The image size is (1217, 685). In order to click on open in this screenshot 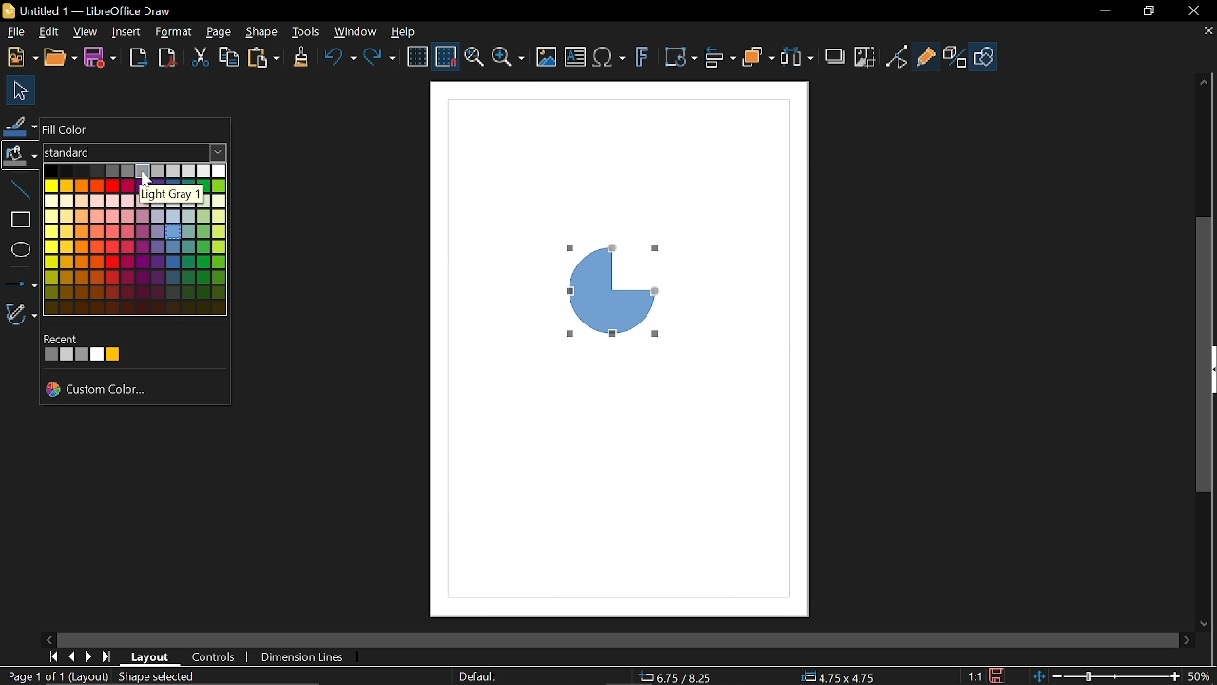, I will do `click(60, 57)`.